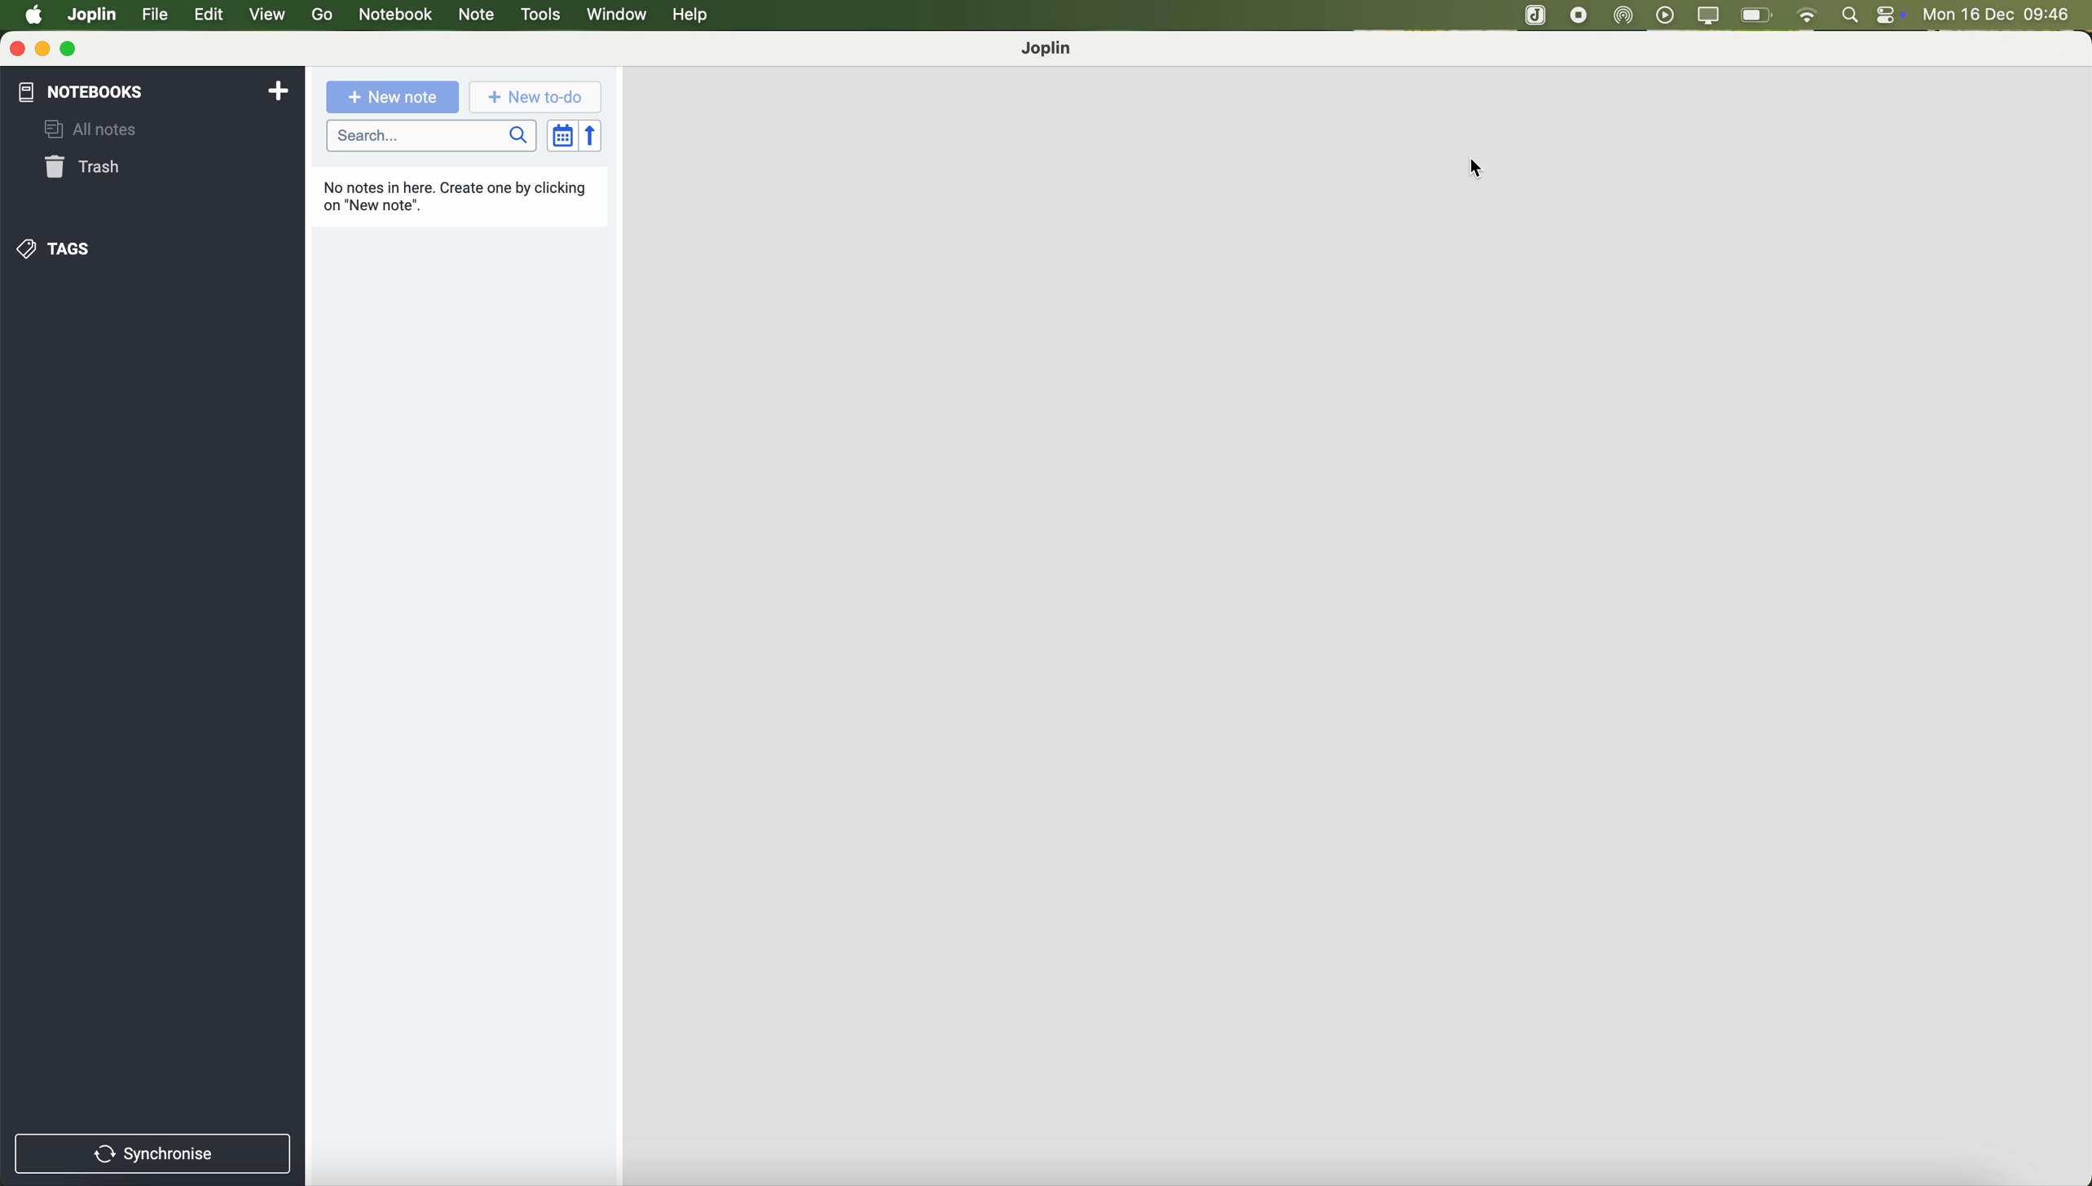  What do you see at coordinates (72, 50) in the screenshot?
I see `maximize` at bounding box center [72, 50].